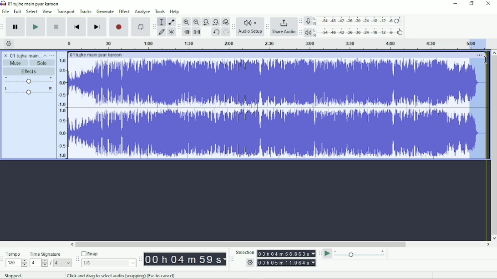 Image resolution: width=497 pixels, height=279 pixels. I want to click on 01 tujhe main pyar karoon, so click(25, 55).